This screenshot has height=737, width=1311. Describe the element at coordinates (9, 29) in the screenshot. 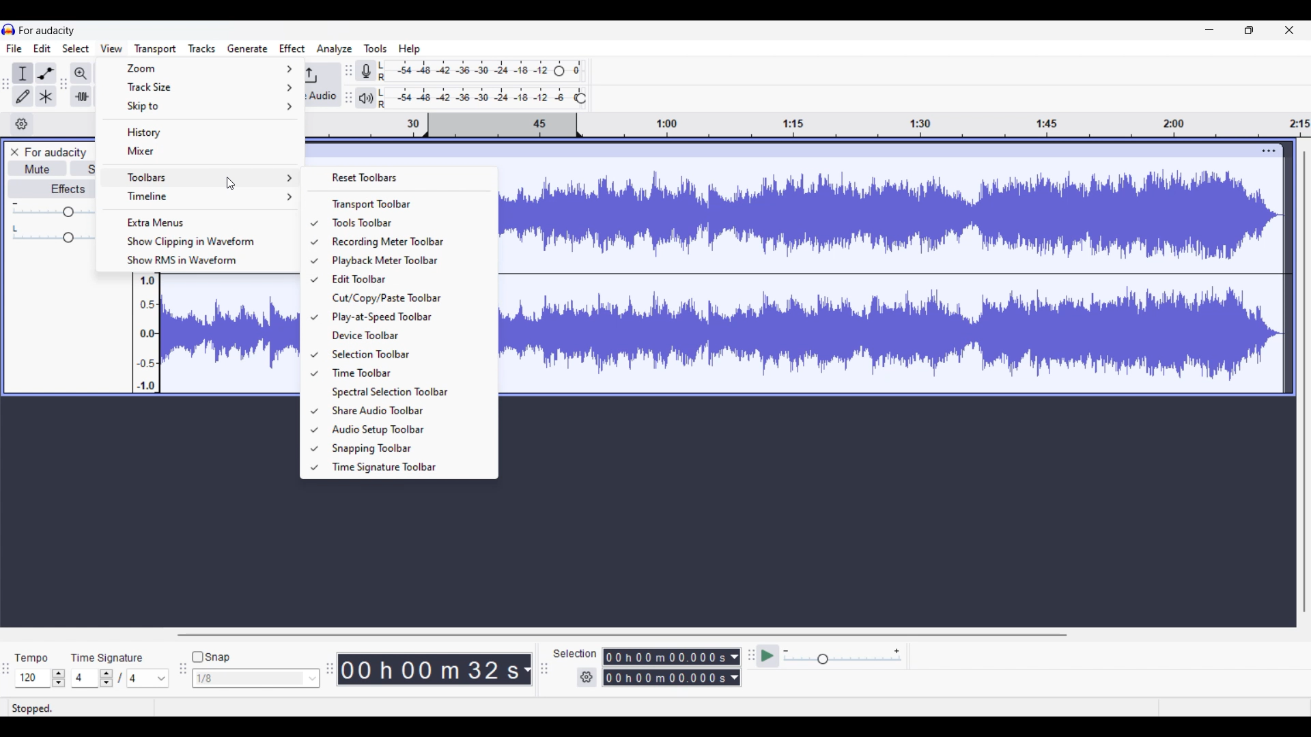

I see `Software logo` at that location.